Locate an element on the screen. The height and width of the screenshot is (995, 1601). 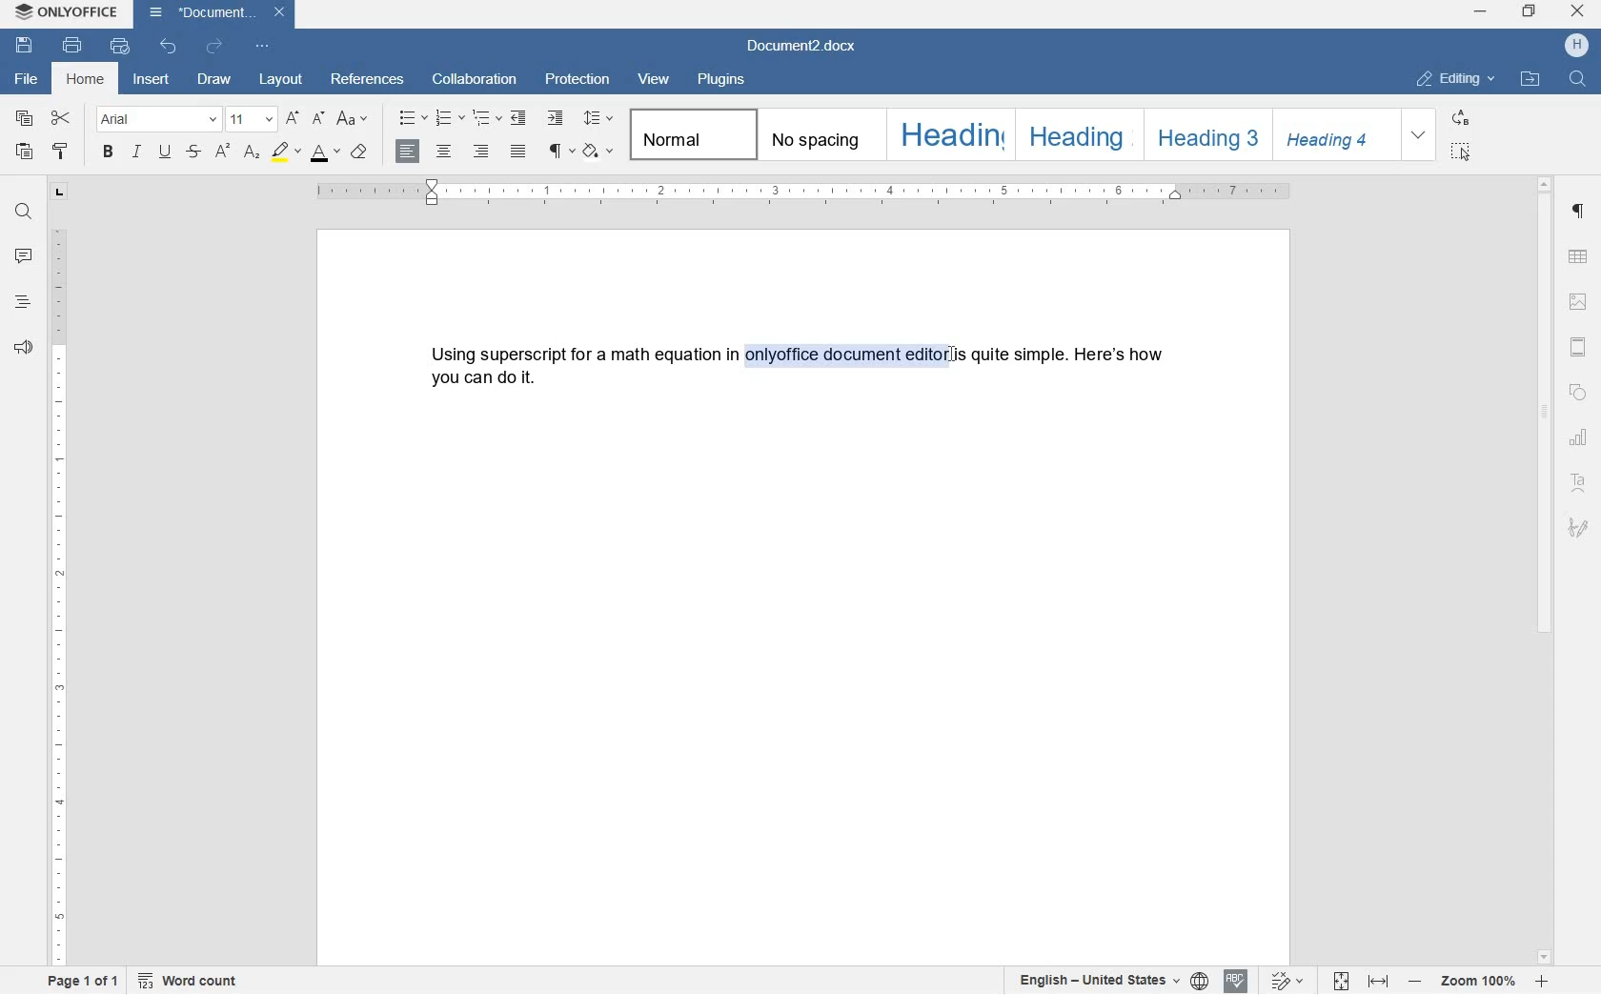
align left is located at coordinates (409, 152).